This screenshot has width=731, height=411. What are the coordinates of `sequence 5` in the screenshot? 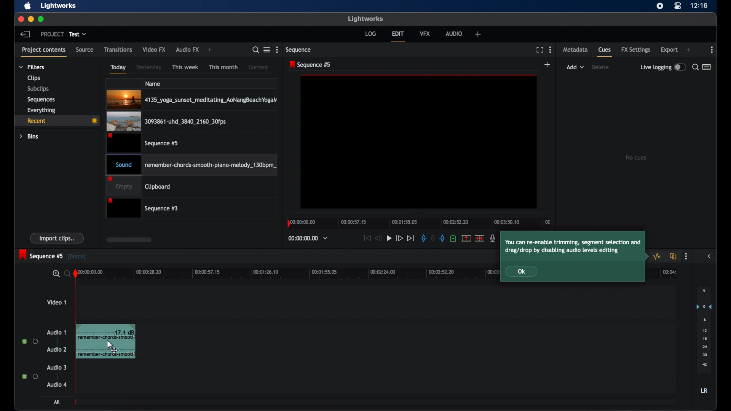 It's located at (311, 64).